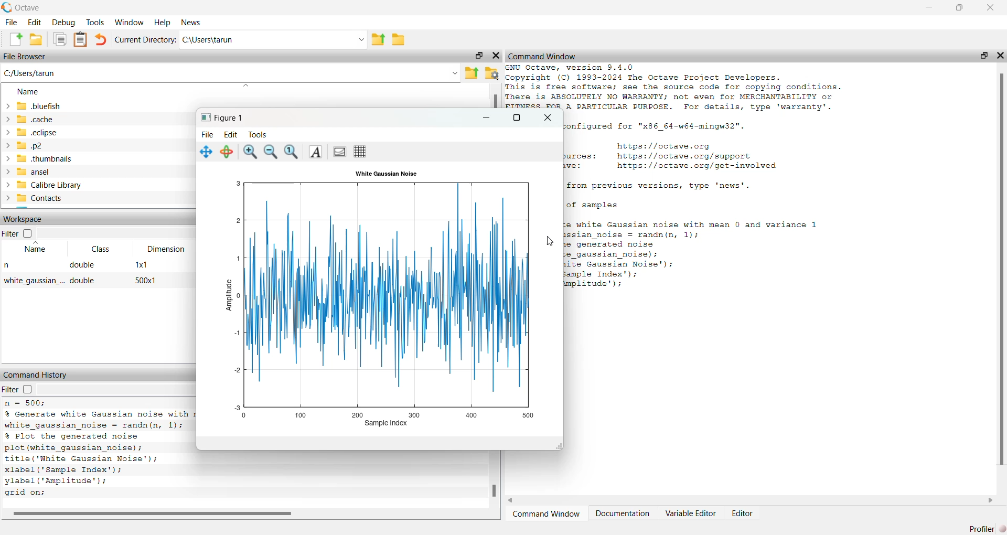 This screenshot has width=1007, height=535. Describe the element at coordinates (37, 198) in the screenshot. I see `> Contacts` at that location.